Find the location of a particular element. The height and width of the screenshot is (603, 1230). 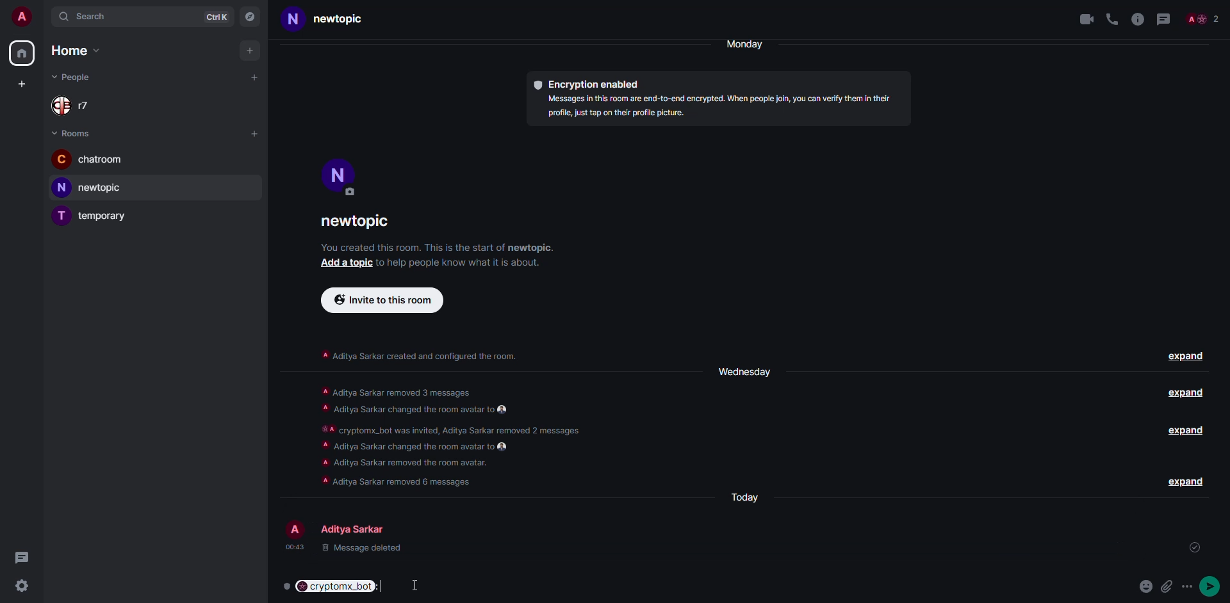

add is located at coordinates (254, 79).